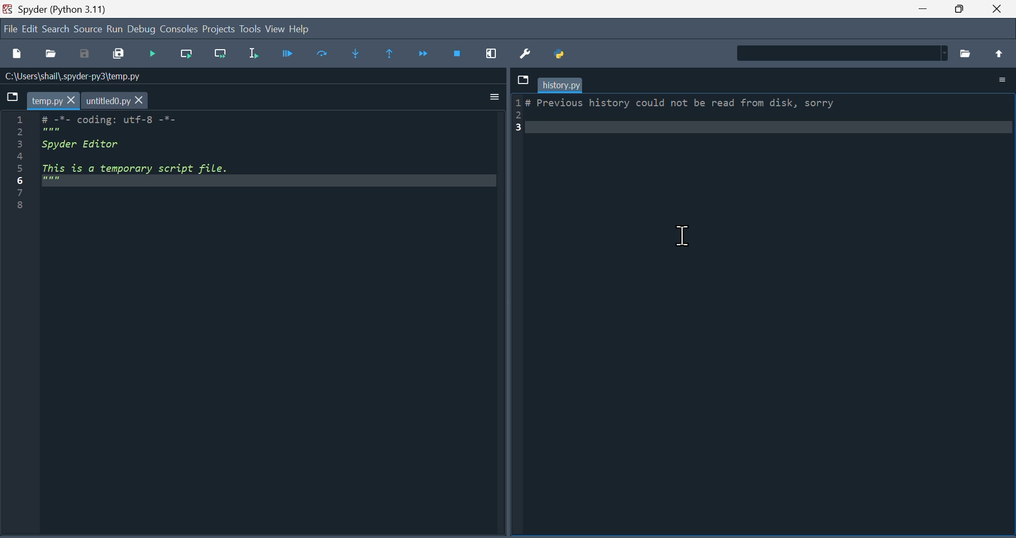  What do you see at coordinates (176, 150) in the screenshot?
I see `code` at bounding box center [176, 150].